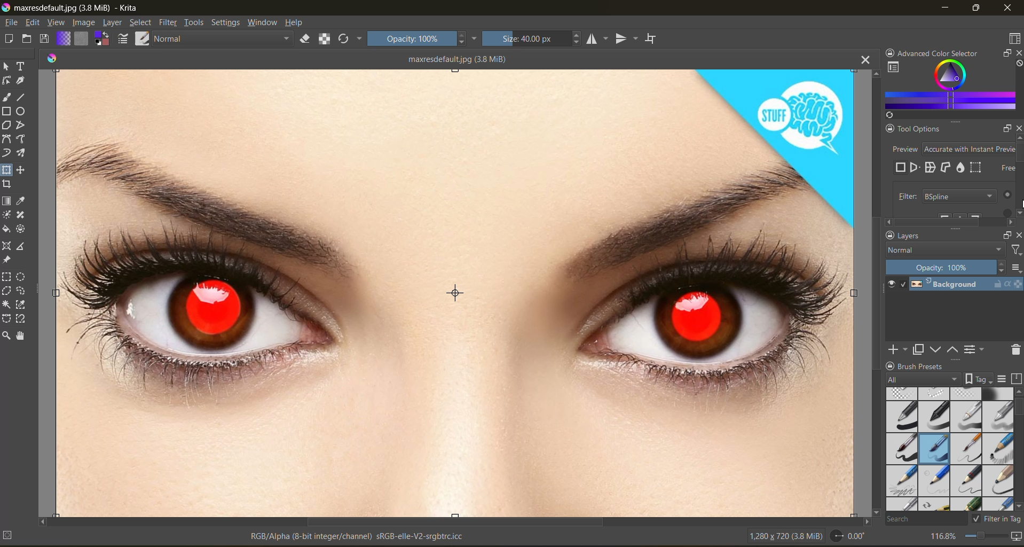  I want to click on fill patterns, so click(83, 39).